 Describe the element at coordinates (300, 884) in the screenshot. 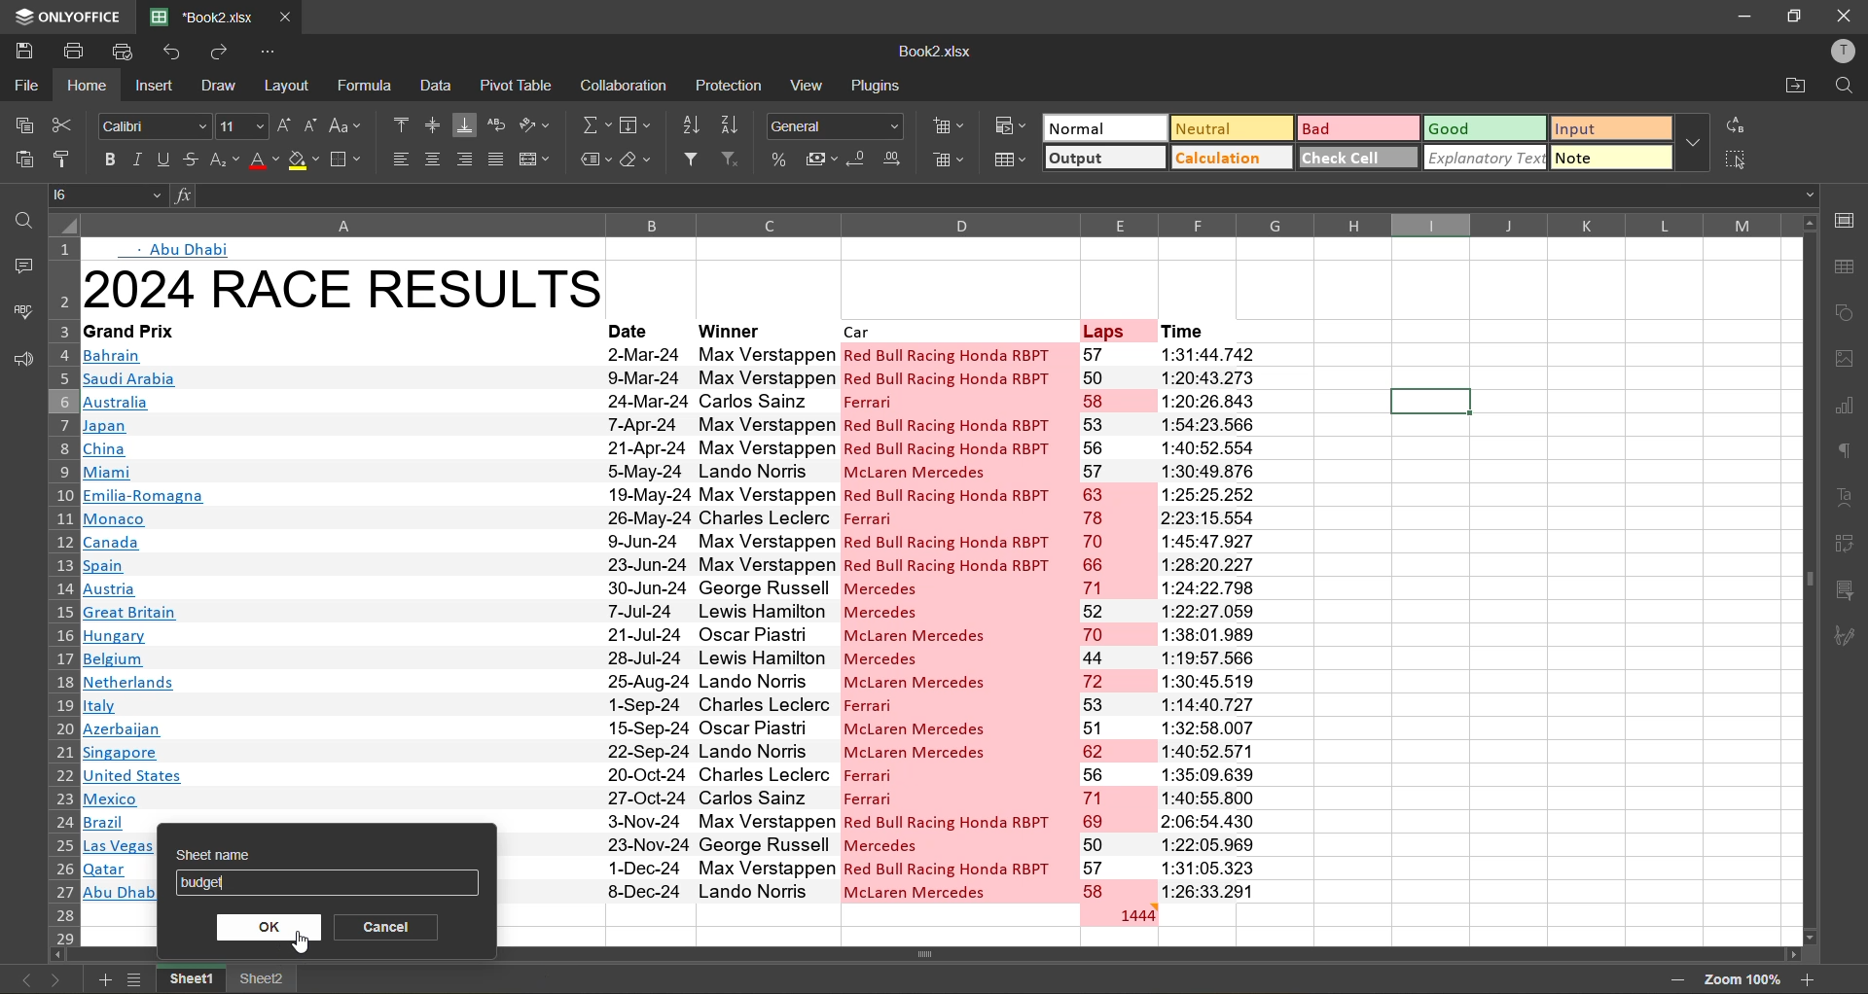

I see `sheet name` at that location.